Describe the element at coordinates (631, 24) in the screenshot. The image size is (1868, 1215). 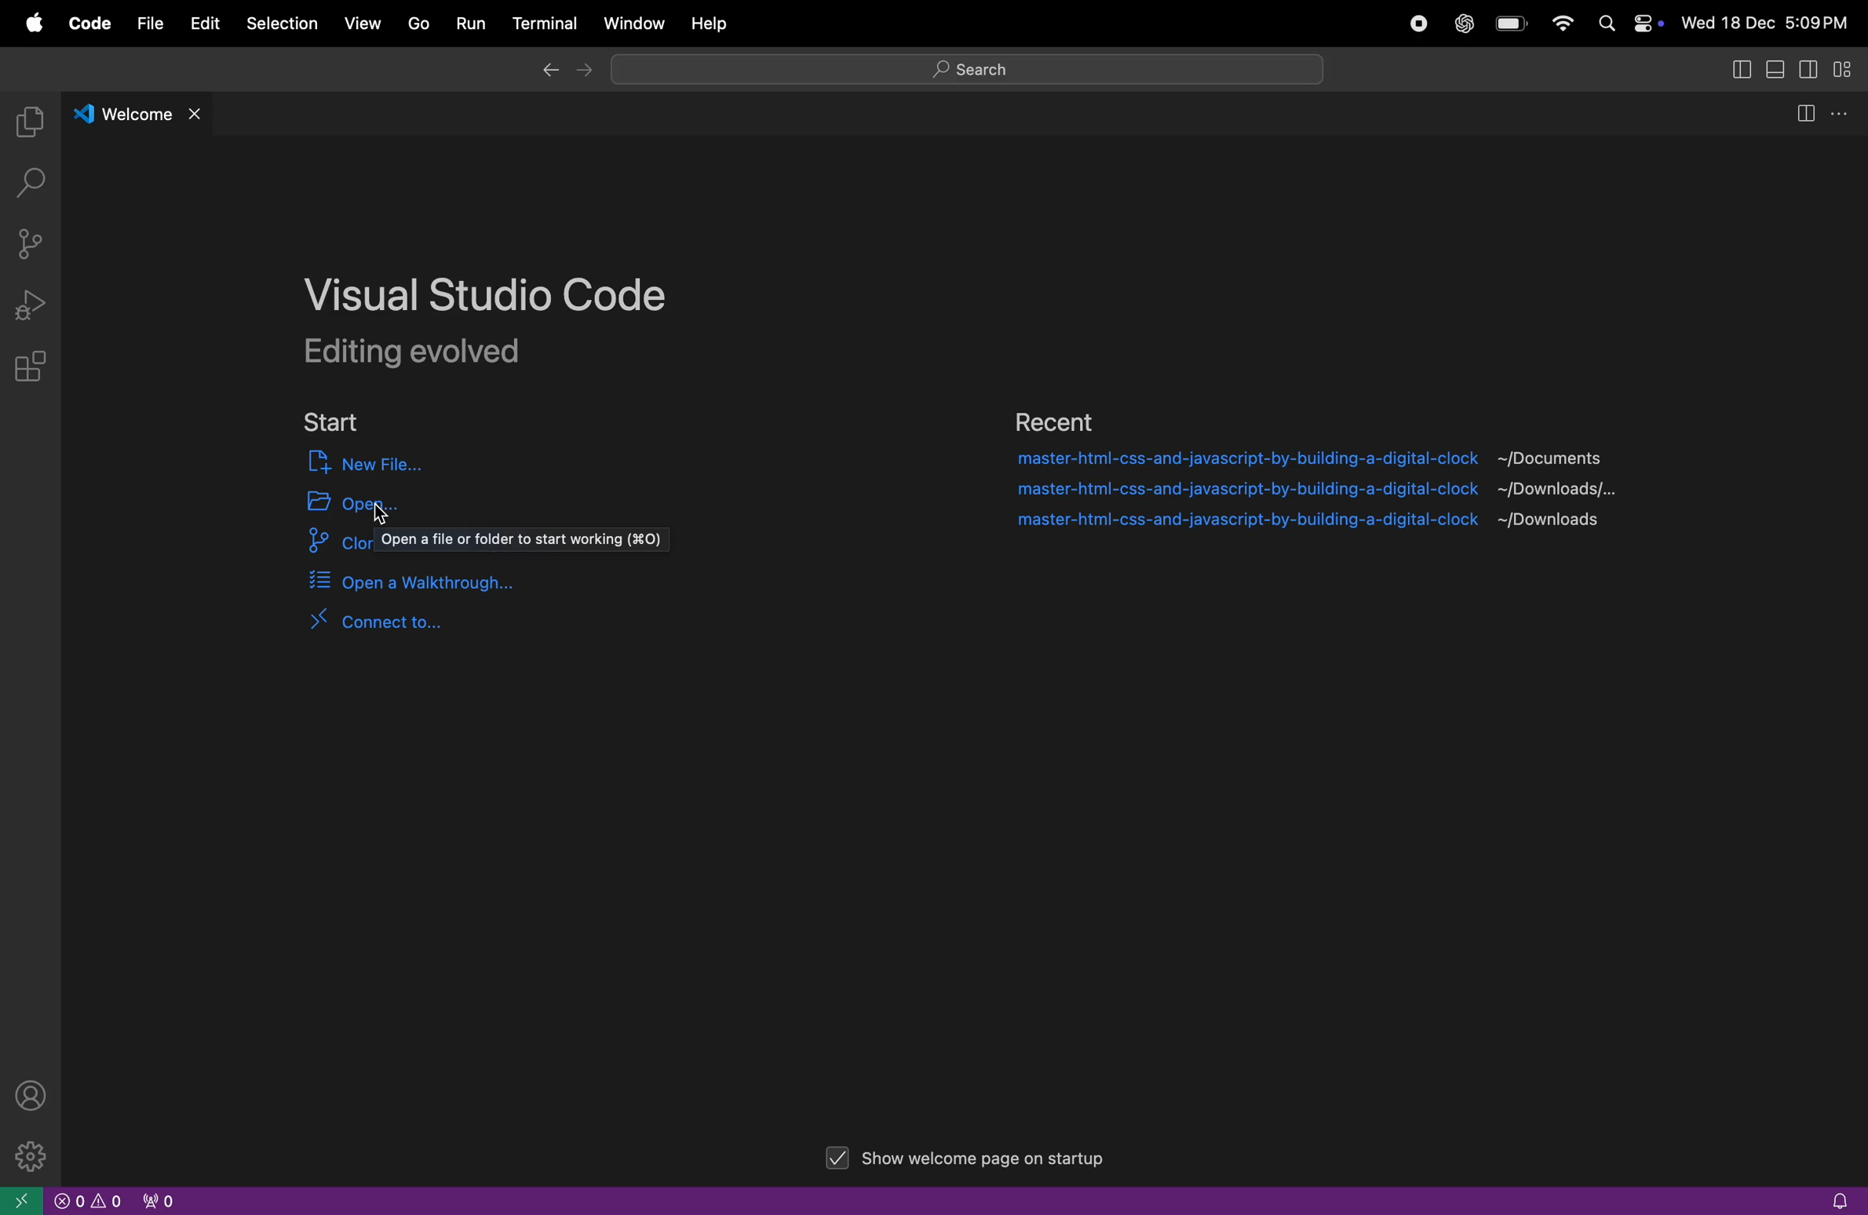
I see `window` at that location.